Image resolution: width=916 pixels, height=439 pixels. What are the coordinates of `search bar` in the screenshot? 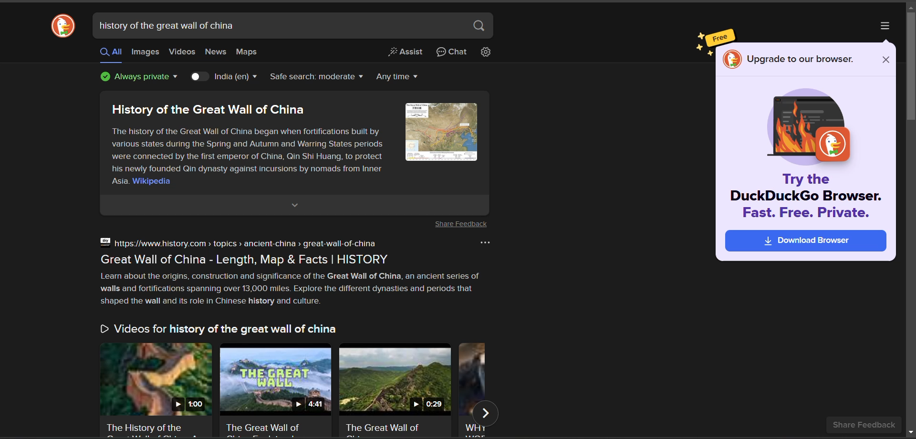 It's located at (280, 25).